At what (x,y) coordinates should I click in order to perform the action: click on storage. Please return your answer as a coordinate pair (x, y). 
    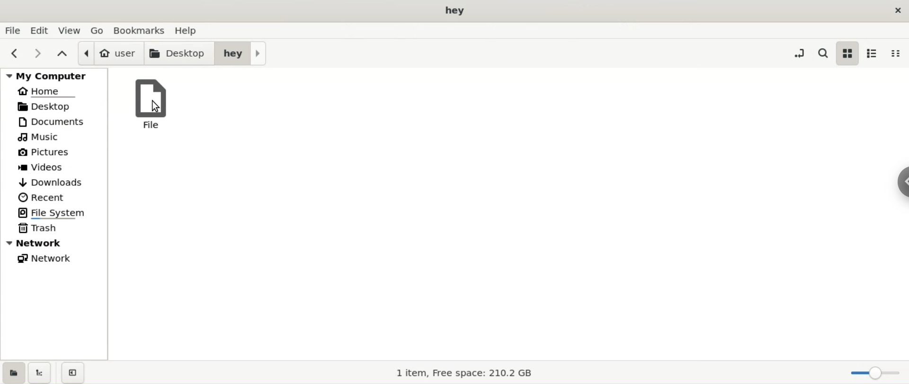
    Looking at the image, I should click on (467, 373).